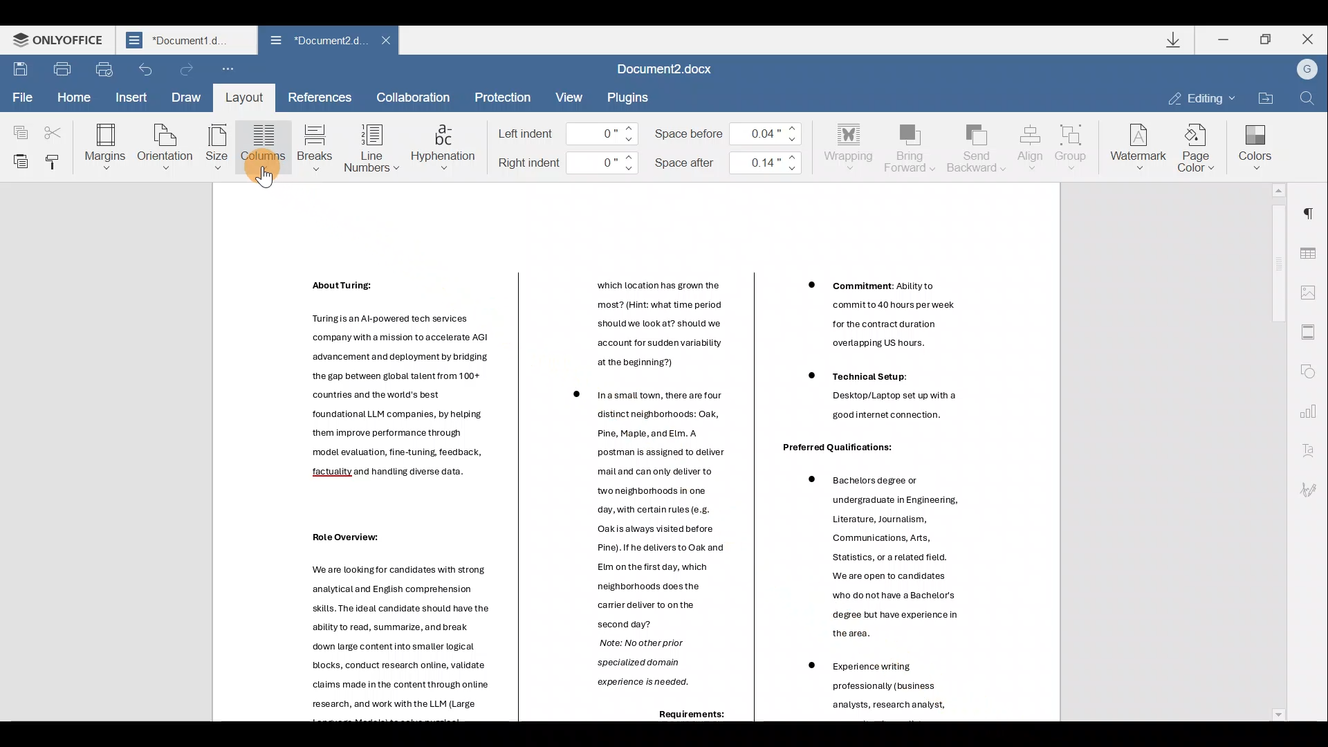 The image size is (1328, 747). I want to click on Print file, so click(61, 68).